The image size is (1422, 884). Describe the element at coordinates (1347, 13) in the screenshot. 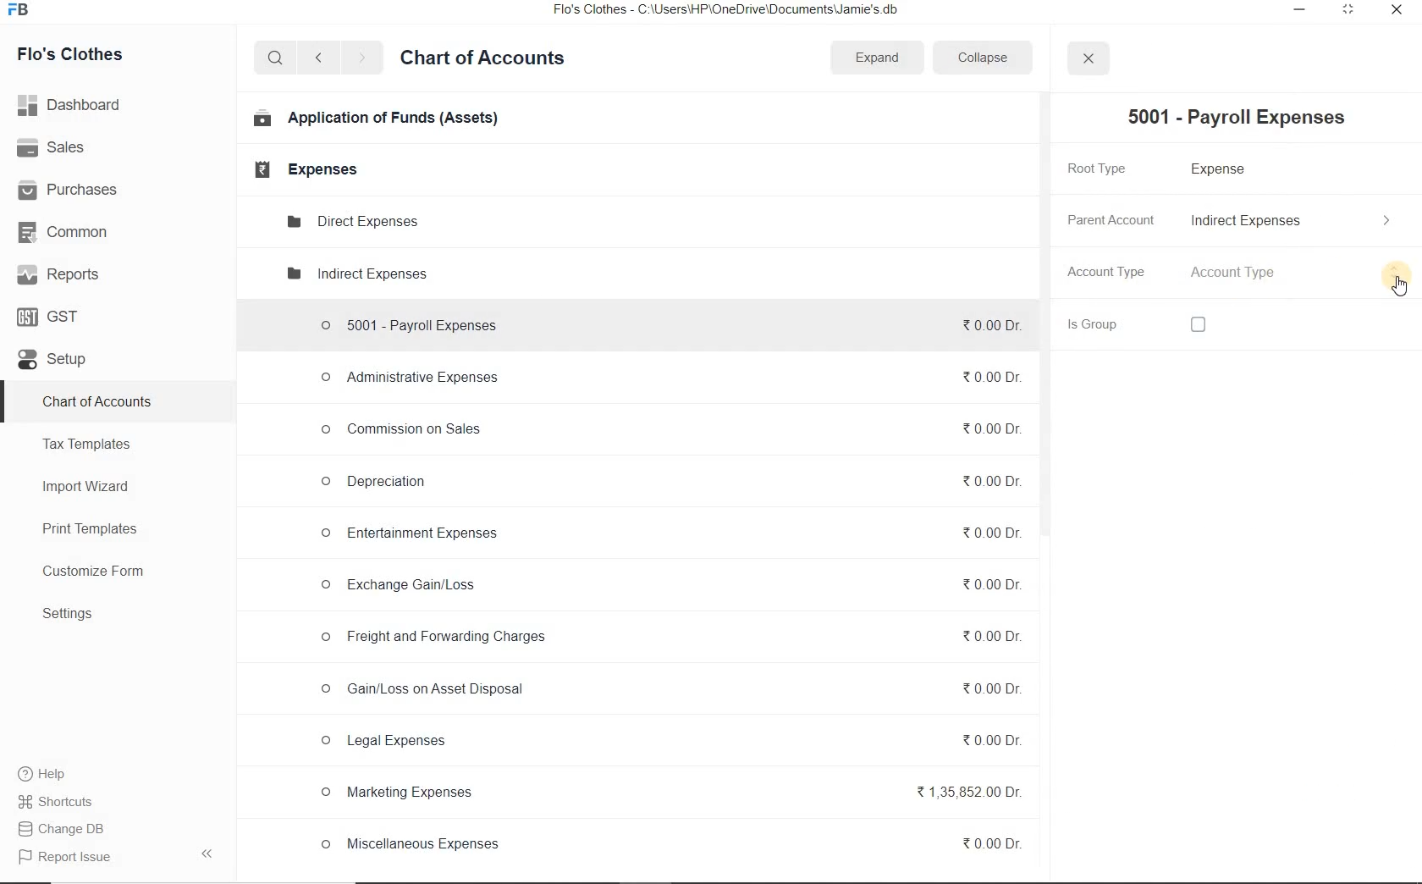

I see `restore down` at that location.